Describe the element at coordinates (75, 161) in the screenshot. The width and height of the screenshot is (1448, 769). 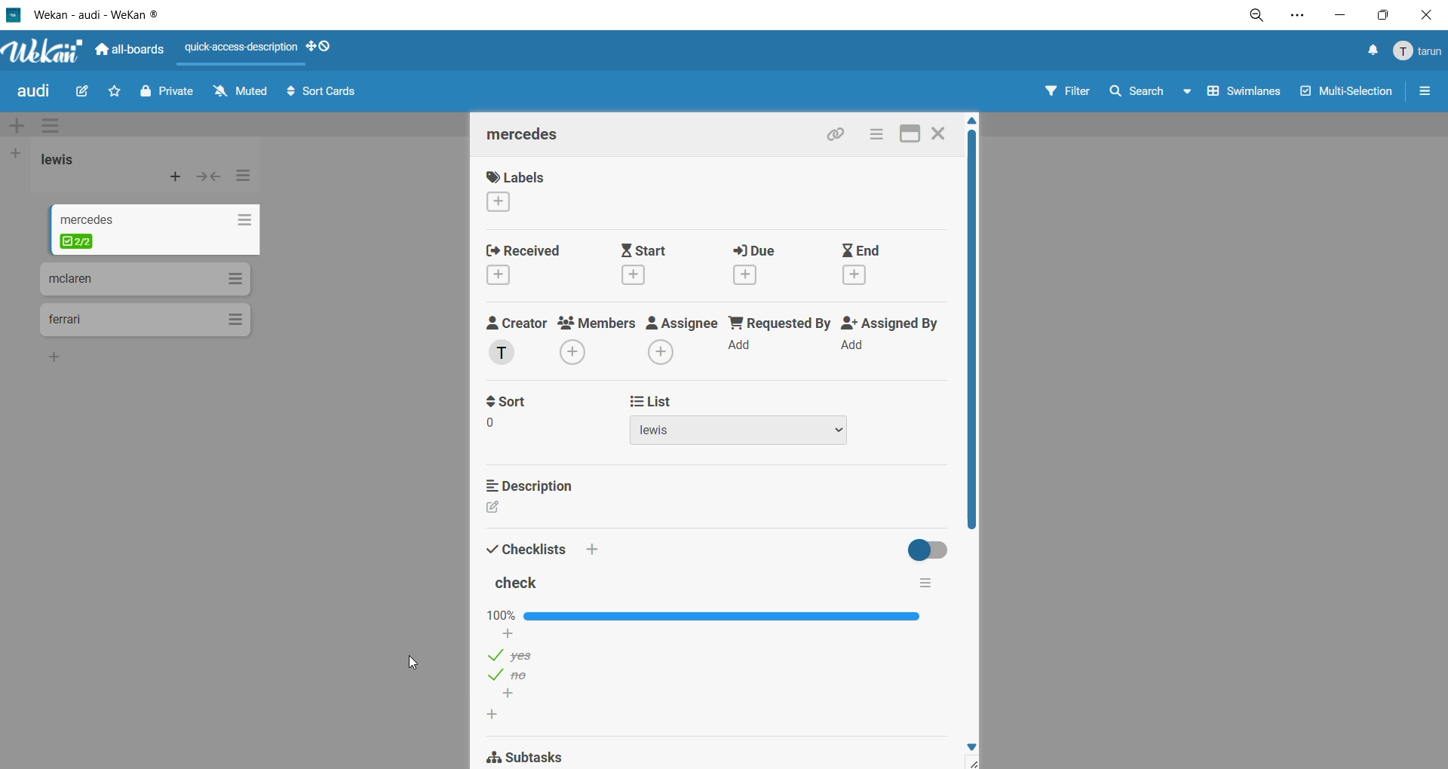
I see `list title` at that location.